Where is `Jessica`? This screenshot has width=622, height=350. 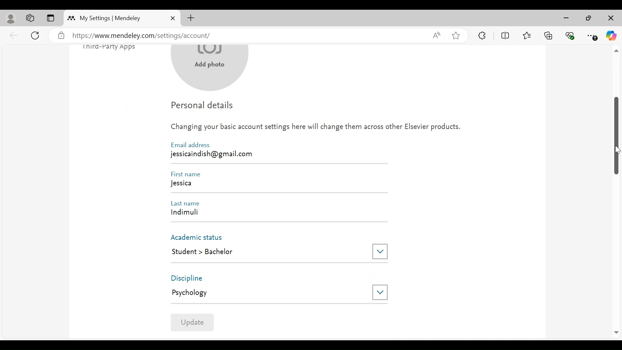 Jessica is located at coordinates (278, 185).